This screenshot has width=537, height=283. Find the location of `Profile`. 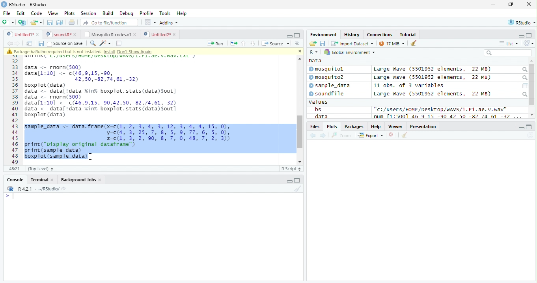

Profile is located at coordinates (146, 13).